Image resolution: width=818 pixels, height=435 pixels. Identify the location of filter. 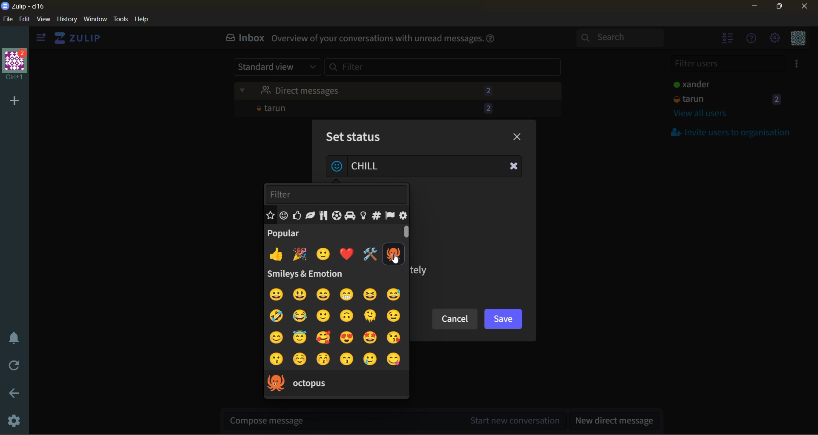
(449, 69).